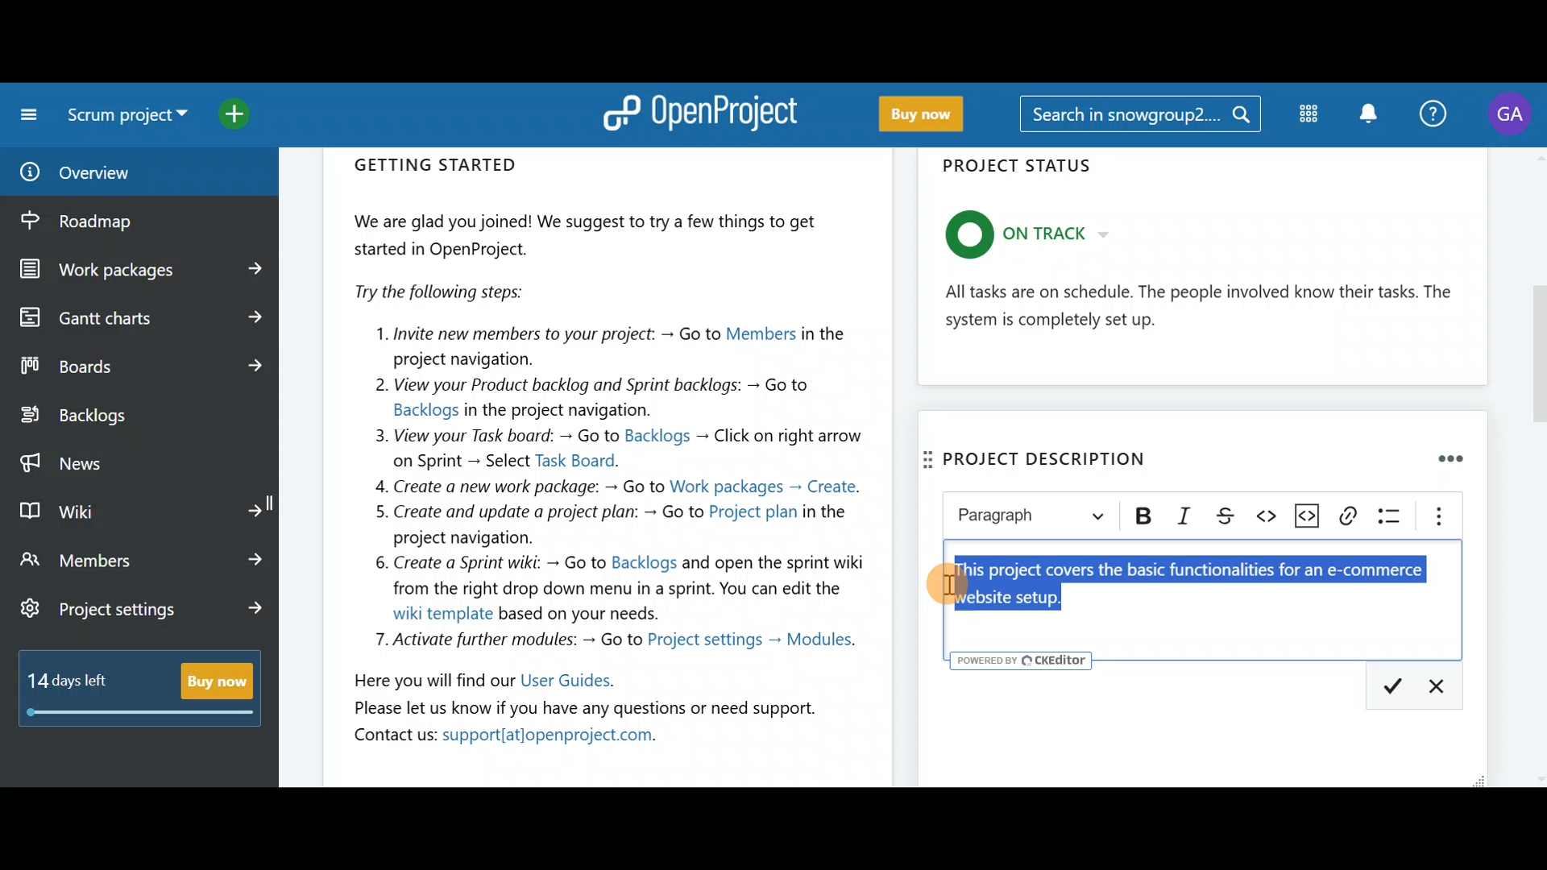  Describe the element at coordinates (1444, 682) in the screenshot. I see `Description: Cancel` at that location.